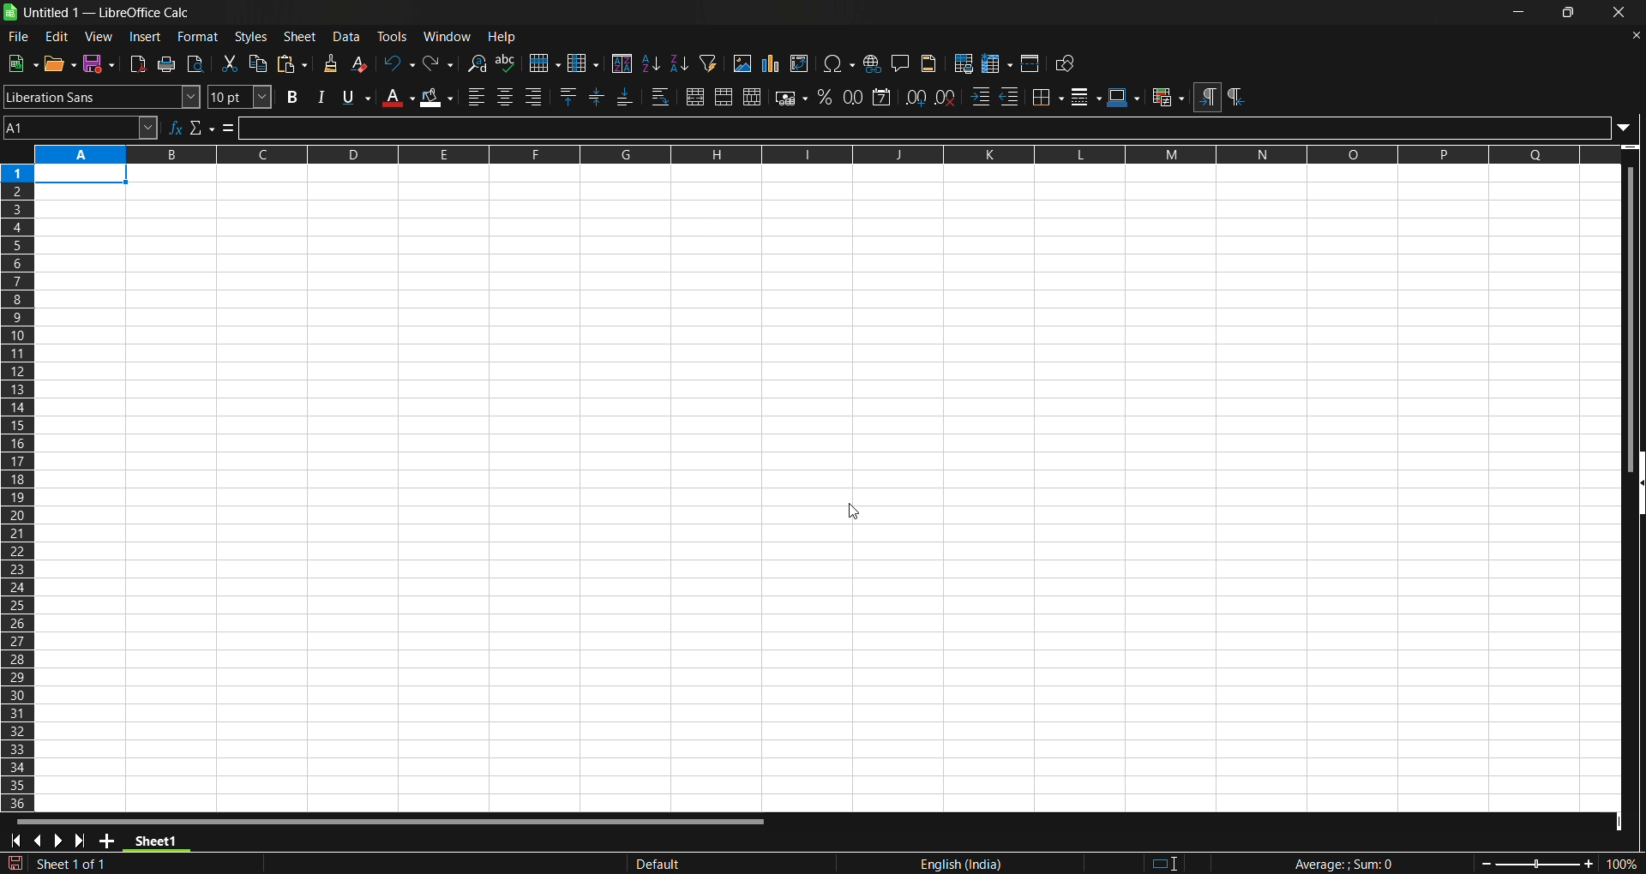  What do you see at coordinates (505, 98) in the screenshot?
I see `align center` at bounding box center [505, 98].